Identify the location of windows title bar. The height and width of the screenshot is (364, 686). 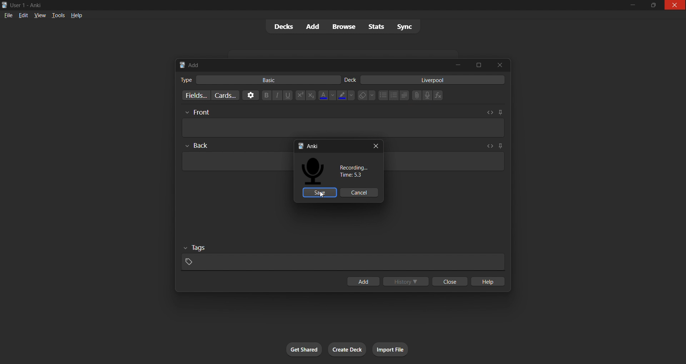
(299, 5).